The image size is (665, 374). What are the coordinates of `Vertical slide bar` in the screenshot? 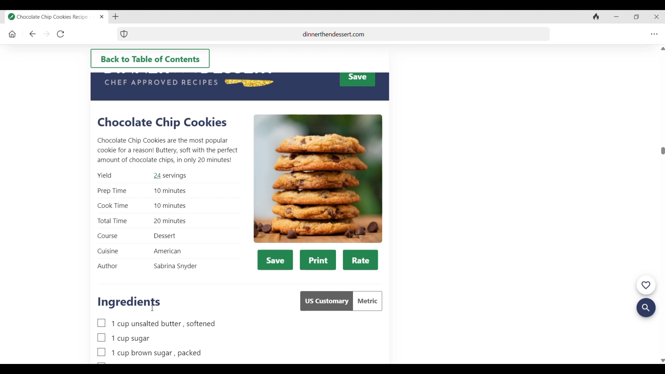 It's located at (663, 204).